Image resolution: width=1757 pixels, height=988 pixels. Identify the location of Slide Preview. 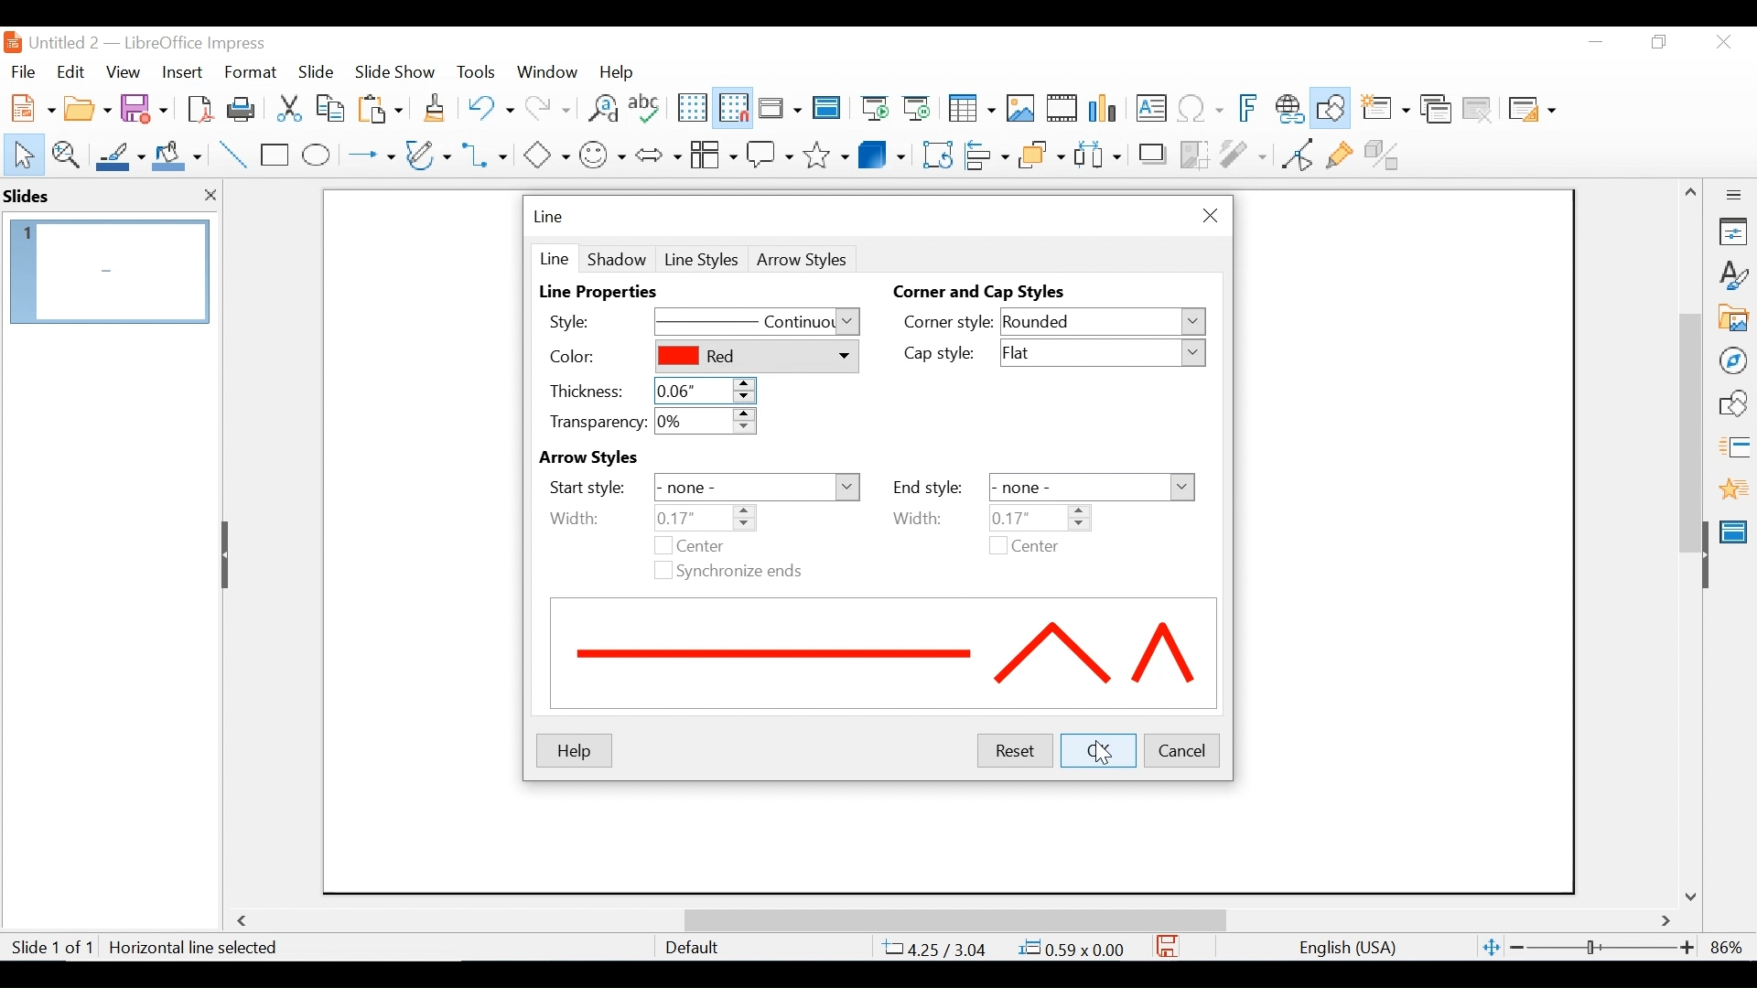
(107, 271).